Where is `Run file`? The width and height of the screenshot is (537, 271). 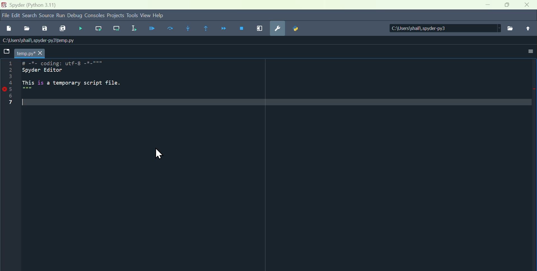 Run file is located at coordinates (153, 30).